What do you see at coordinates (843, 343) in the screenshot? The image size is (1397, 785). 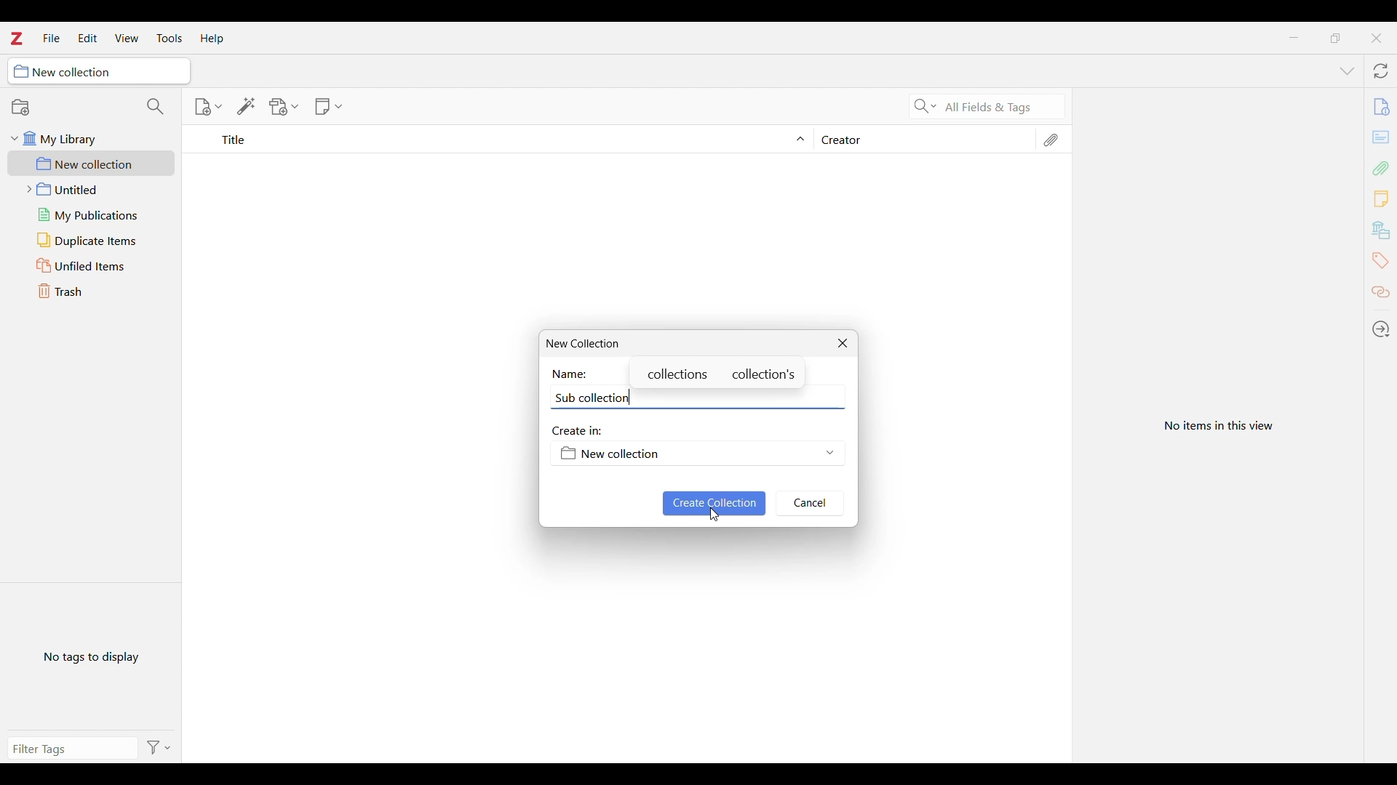 I see `Close New collection window` at bounding box center [843, 343].